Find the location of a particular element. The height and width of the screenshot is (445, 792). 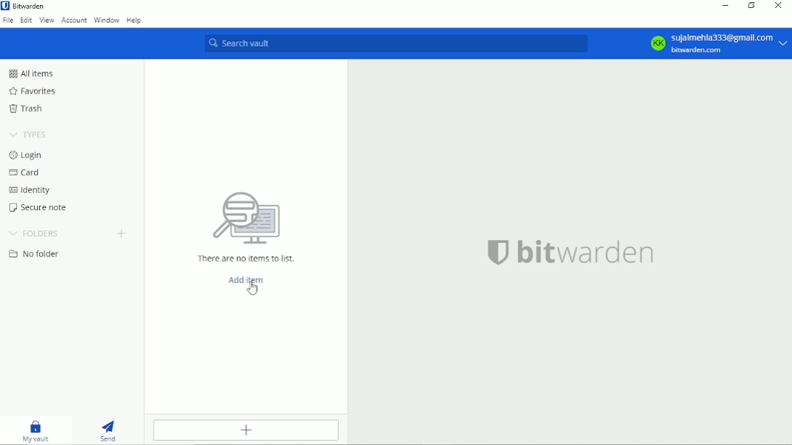

Add item is located at coordinates (246, 280).